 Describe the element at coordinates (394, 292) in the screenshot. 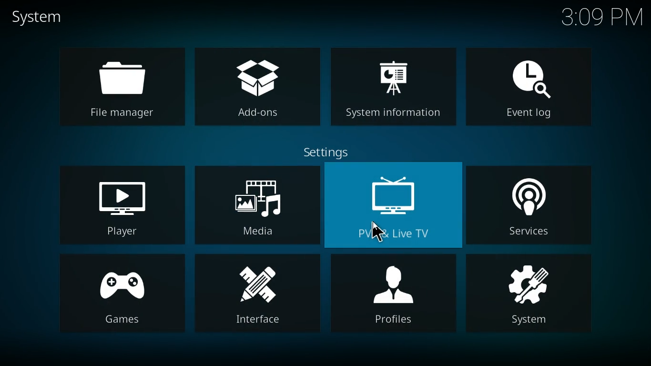

I see `profiles` at that location.